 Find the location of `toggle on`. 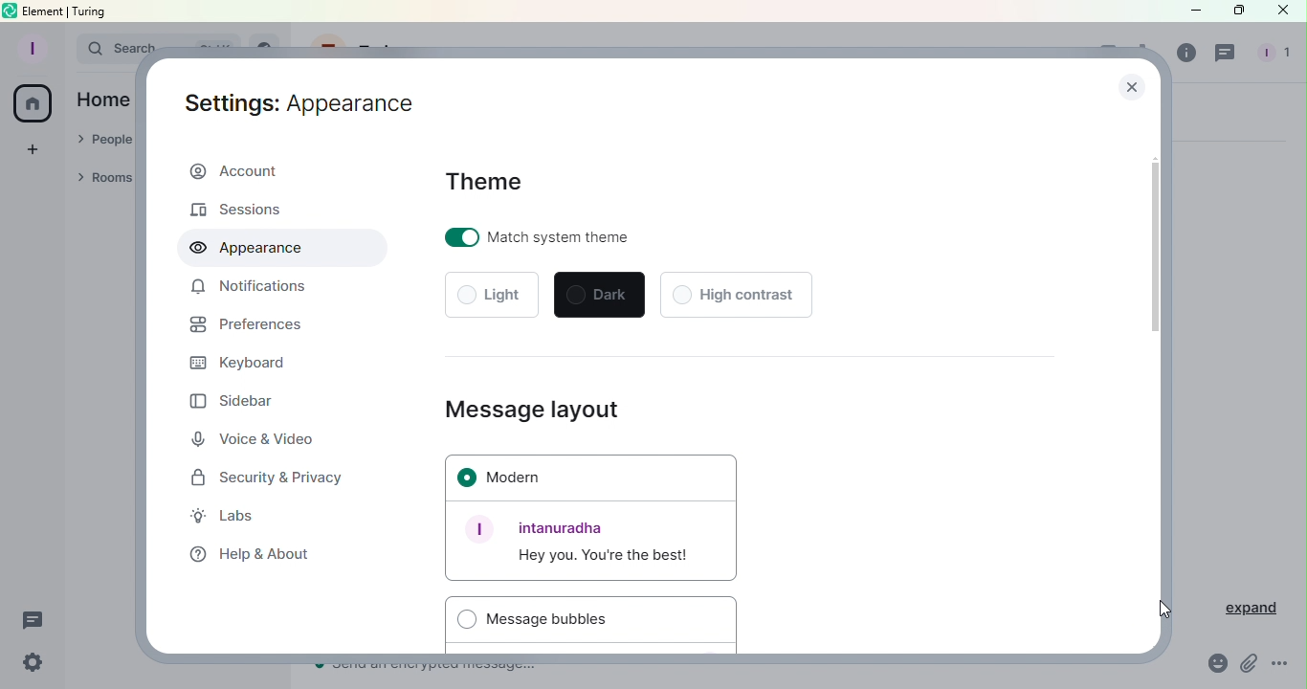

toggle on is located at coordinates (460, 237).